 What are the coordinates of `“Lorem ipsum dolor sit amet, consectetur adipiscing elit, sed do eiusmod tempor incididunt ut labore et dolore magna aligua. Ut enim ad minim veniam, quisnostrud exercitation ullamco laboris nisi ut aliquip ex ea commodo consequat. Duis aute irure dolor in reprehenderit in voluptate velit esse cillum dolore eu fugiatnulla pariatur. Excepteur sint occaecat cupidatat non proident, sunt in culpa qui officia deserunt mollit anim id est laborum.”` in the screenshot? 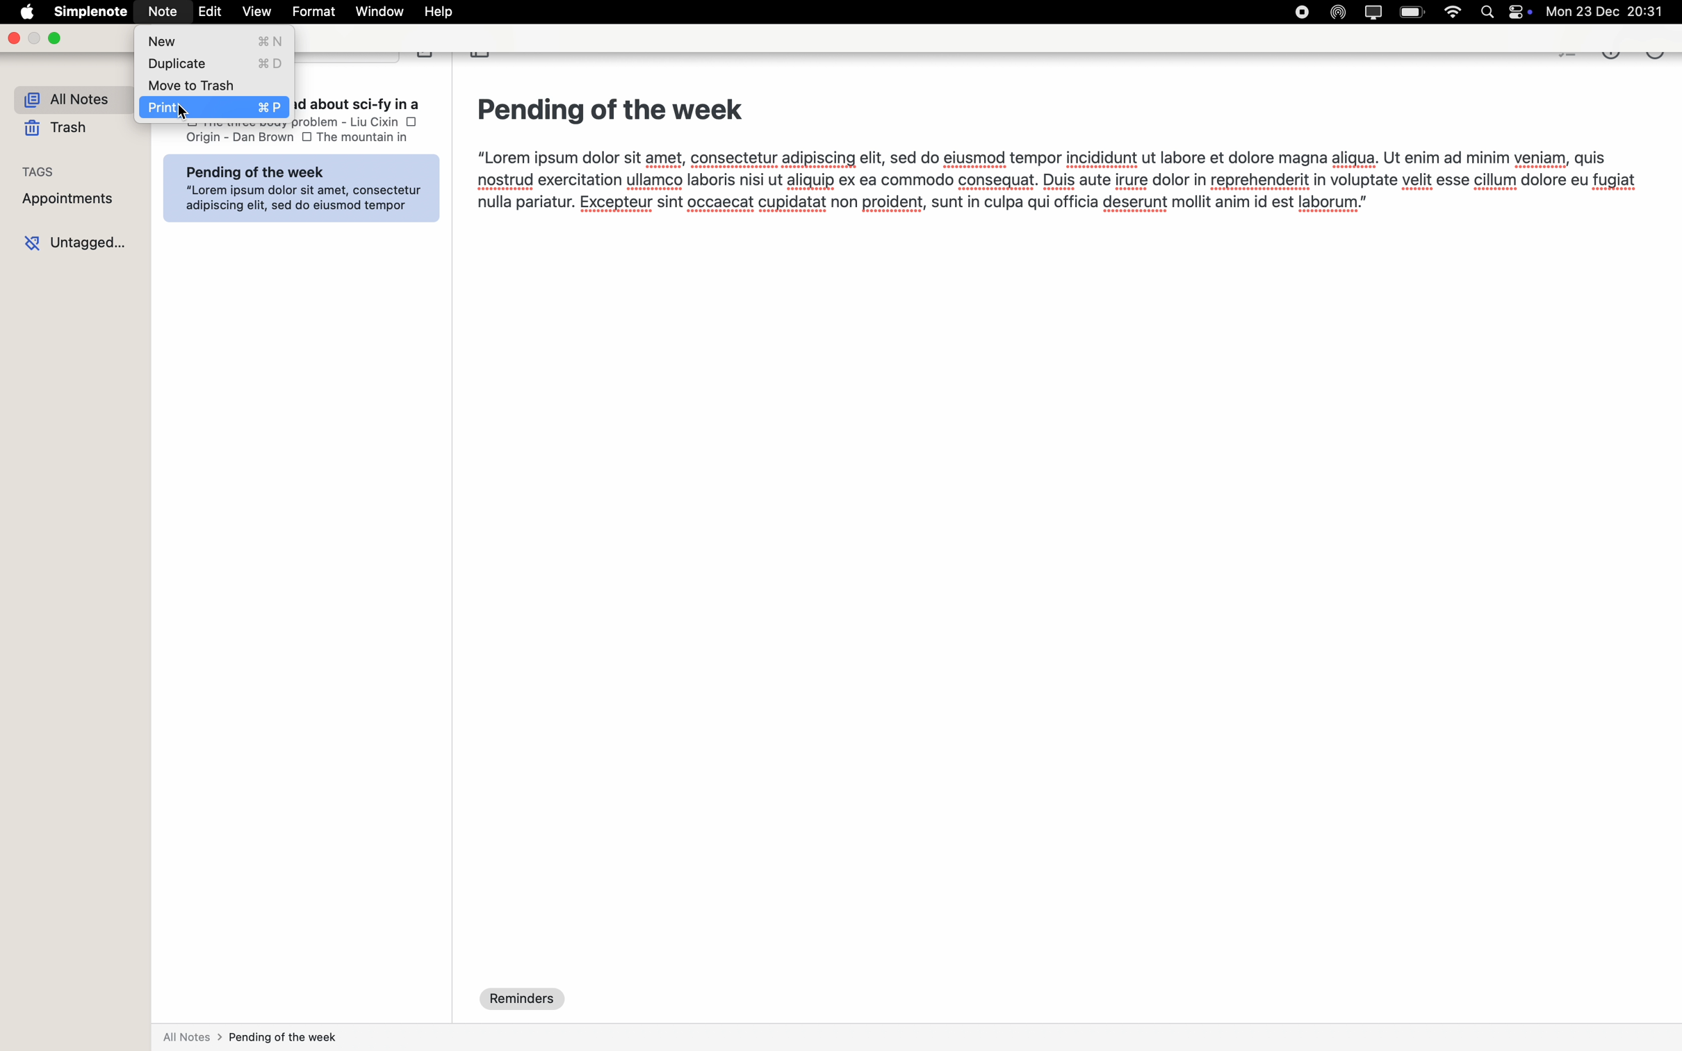 It's located at (1061, 186).